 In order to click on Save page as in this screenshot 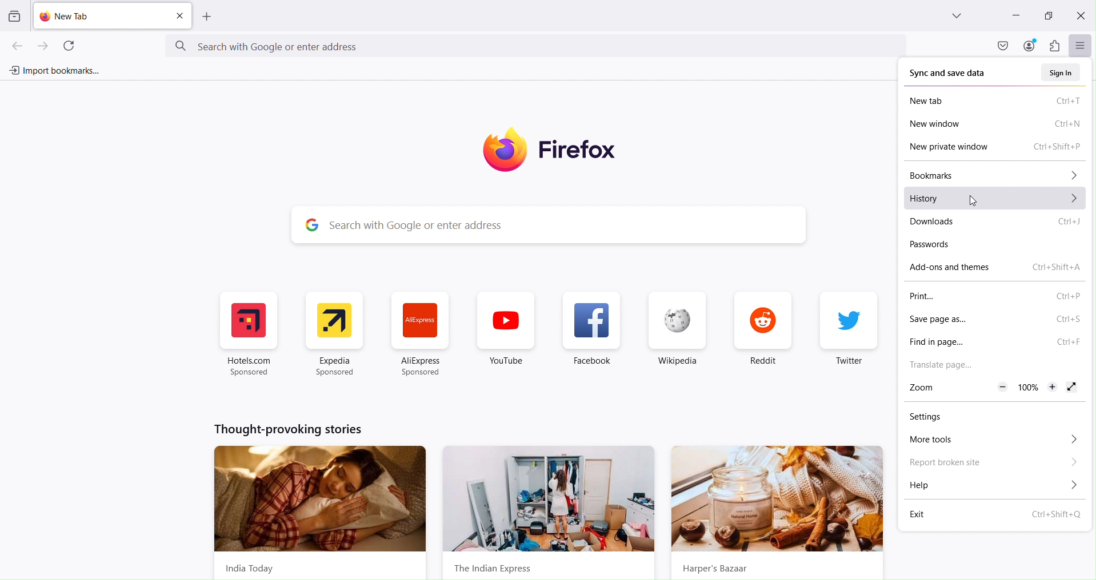, I will do `click(994, 319)`.